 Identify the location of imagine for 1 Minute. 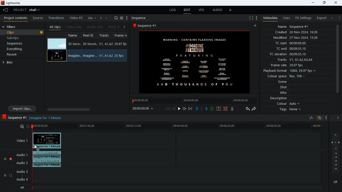
(46, 118).